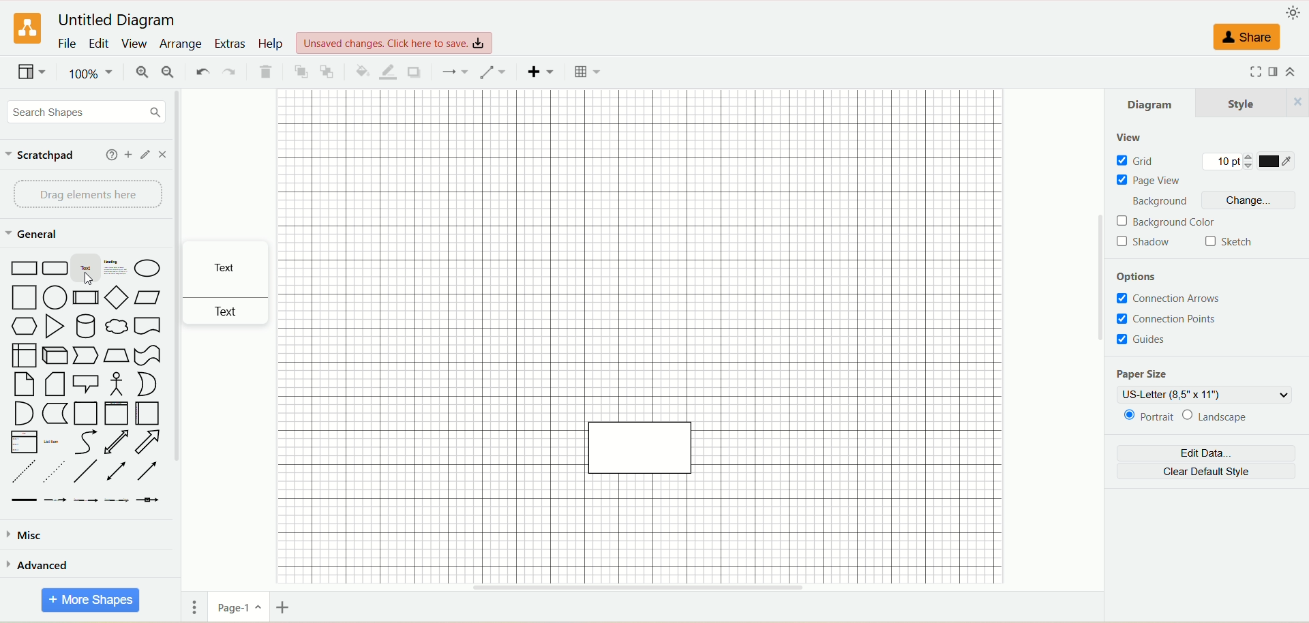  Describe the element at coordinates (361, 70) in the screenshot. I see `fill color` at that location.